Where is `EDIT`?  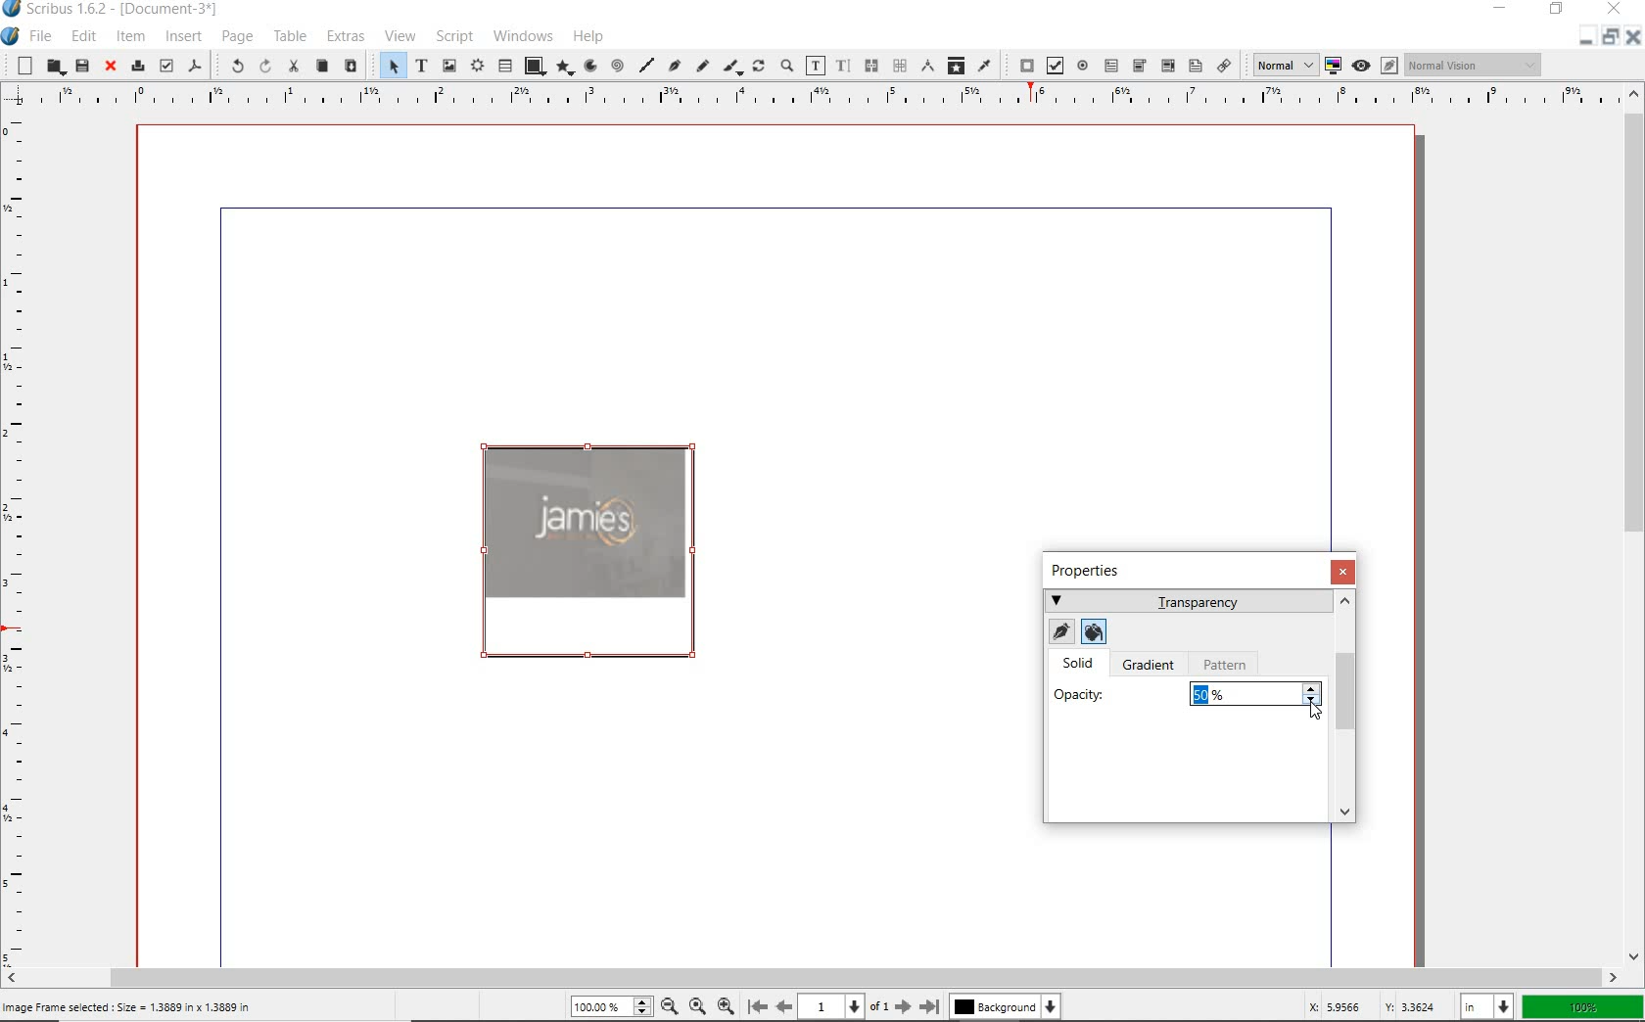
EDIT is located at coordinates (83, 36).